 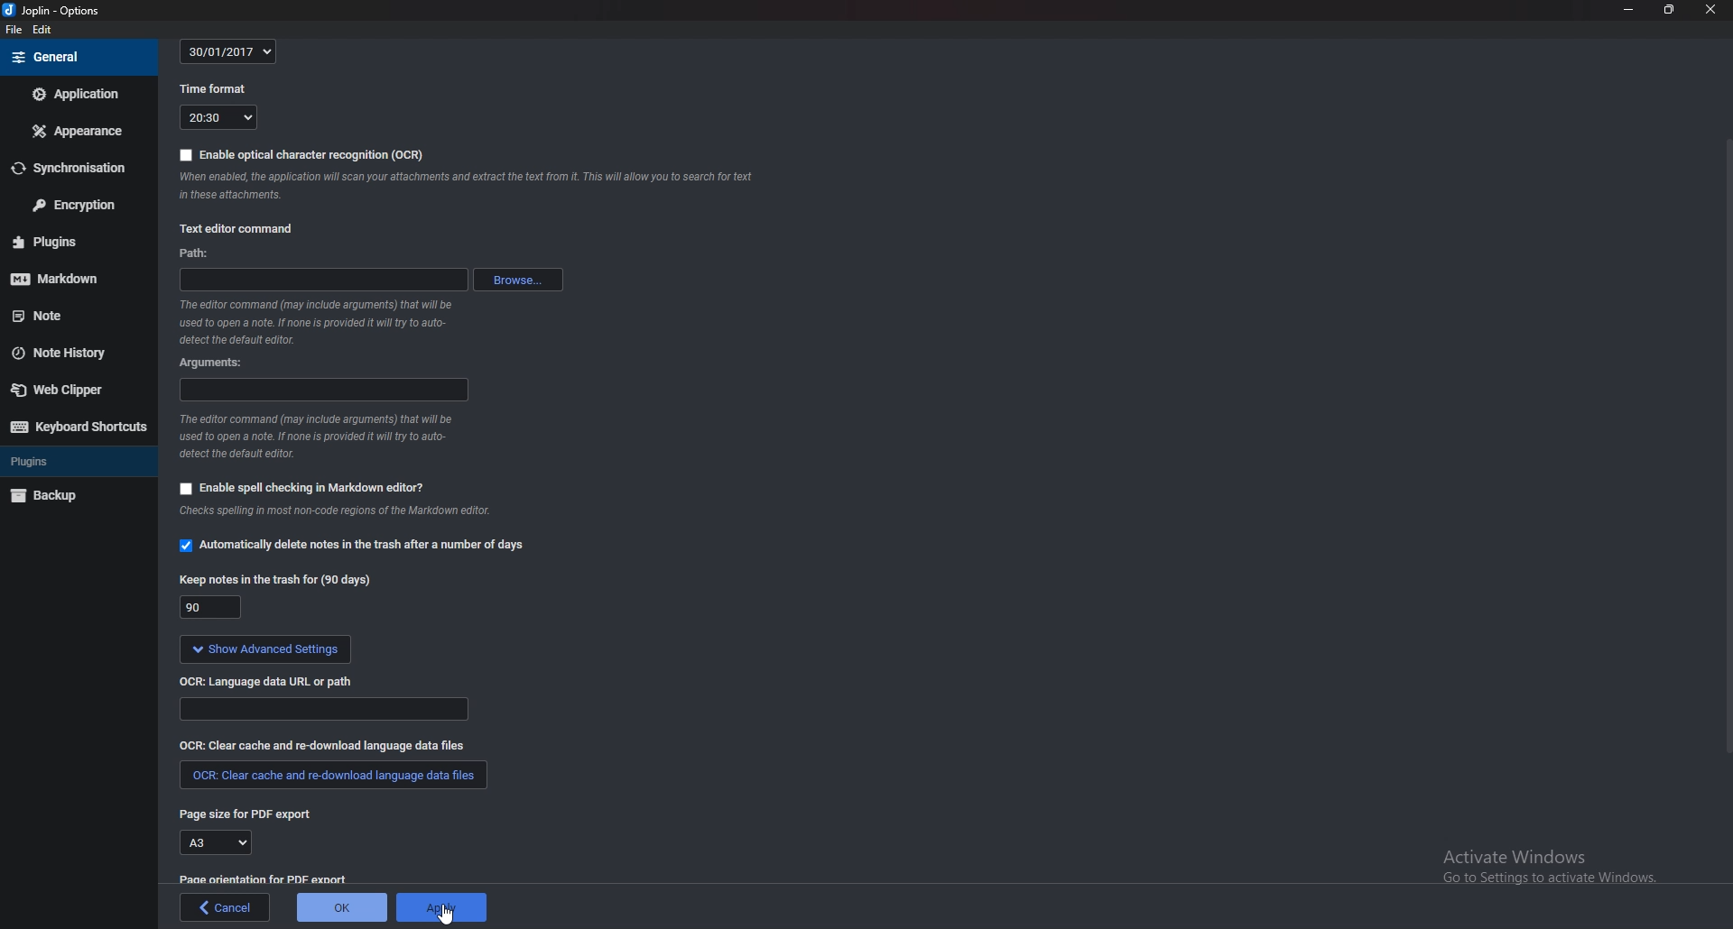 I want to click on o C R language data url or path, so click(x=271, y=683).